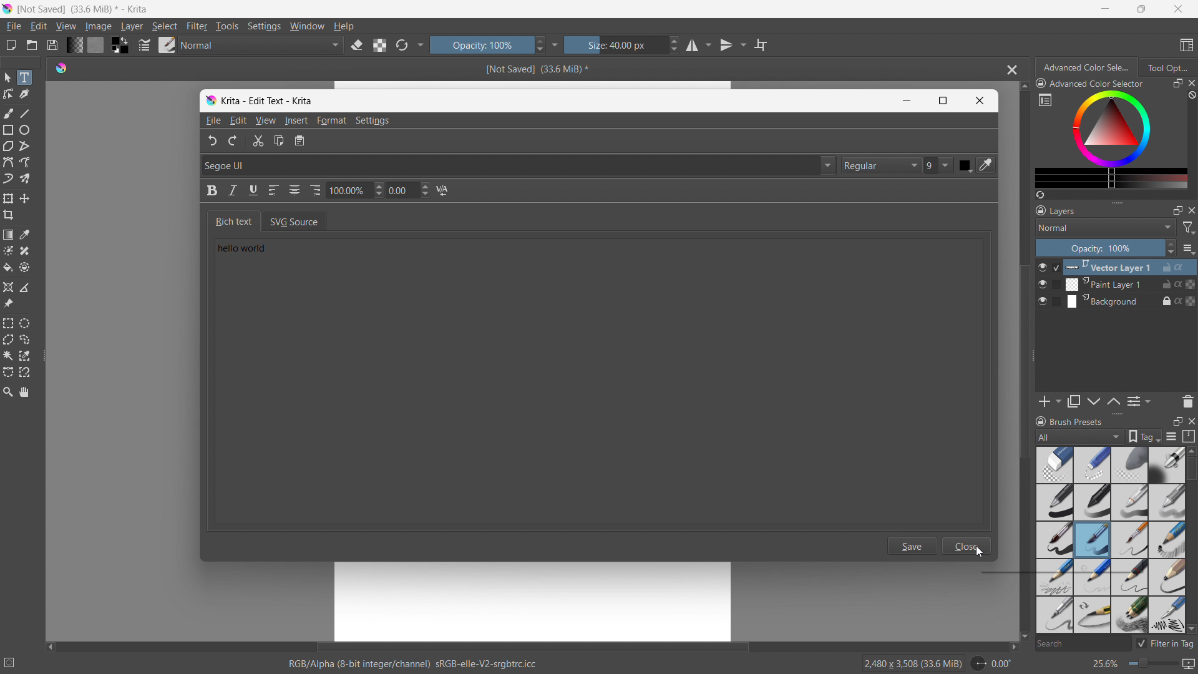  What do you see at coordinates (52, 45) in the screenshot?
I see `save` at bounding box center [52, 45].